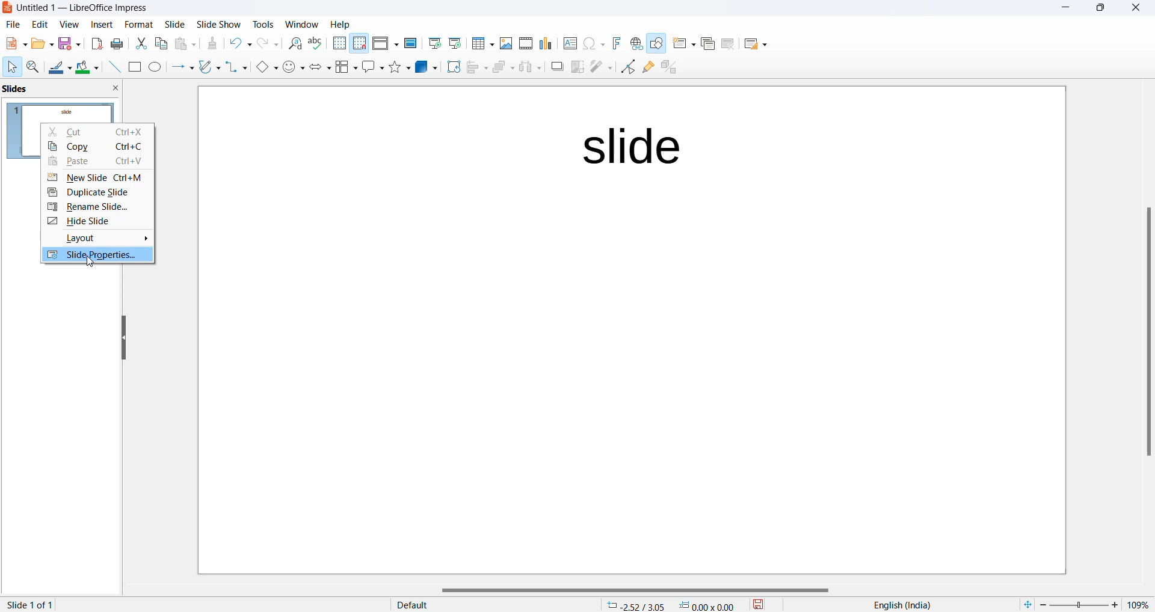 This screenshot has width=1155, height=612. Describe the element at coordinates (95, 224) in the screenshot. I see `hide slide ` at that location.